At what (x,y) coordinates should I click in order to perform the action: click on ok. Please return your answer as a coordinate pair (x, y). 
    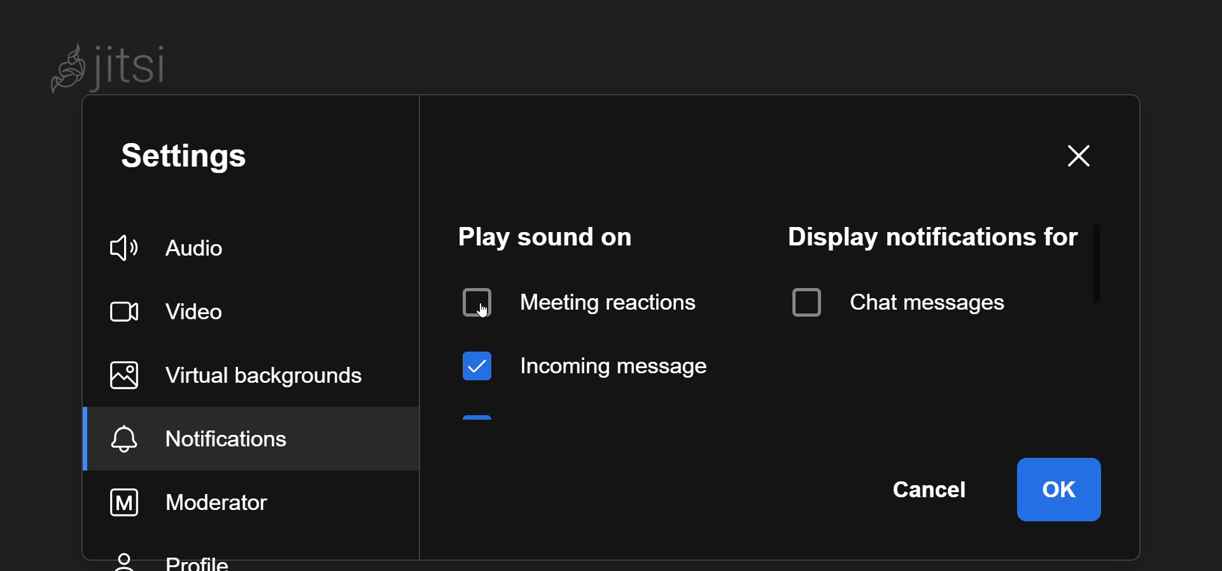
    Looking at the image, I should click on (1062, 490).